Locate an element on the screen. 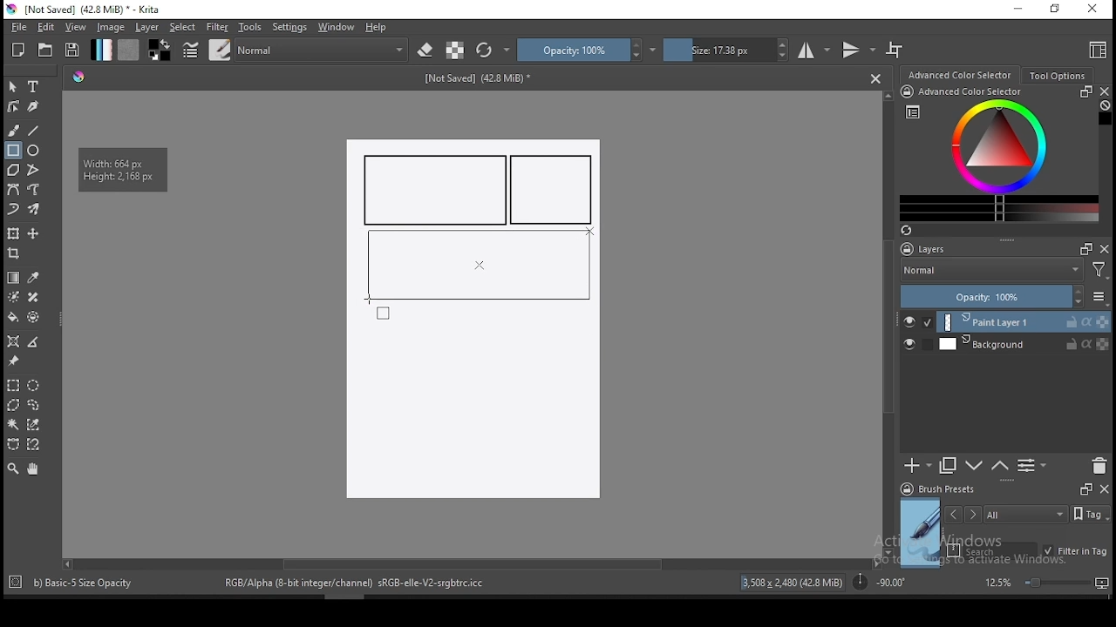 The image size is (1116, 627). ellipse tool is located at coordinates (34, 149).